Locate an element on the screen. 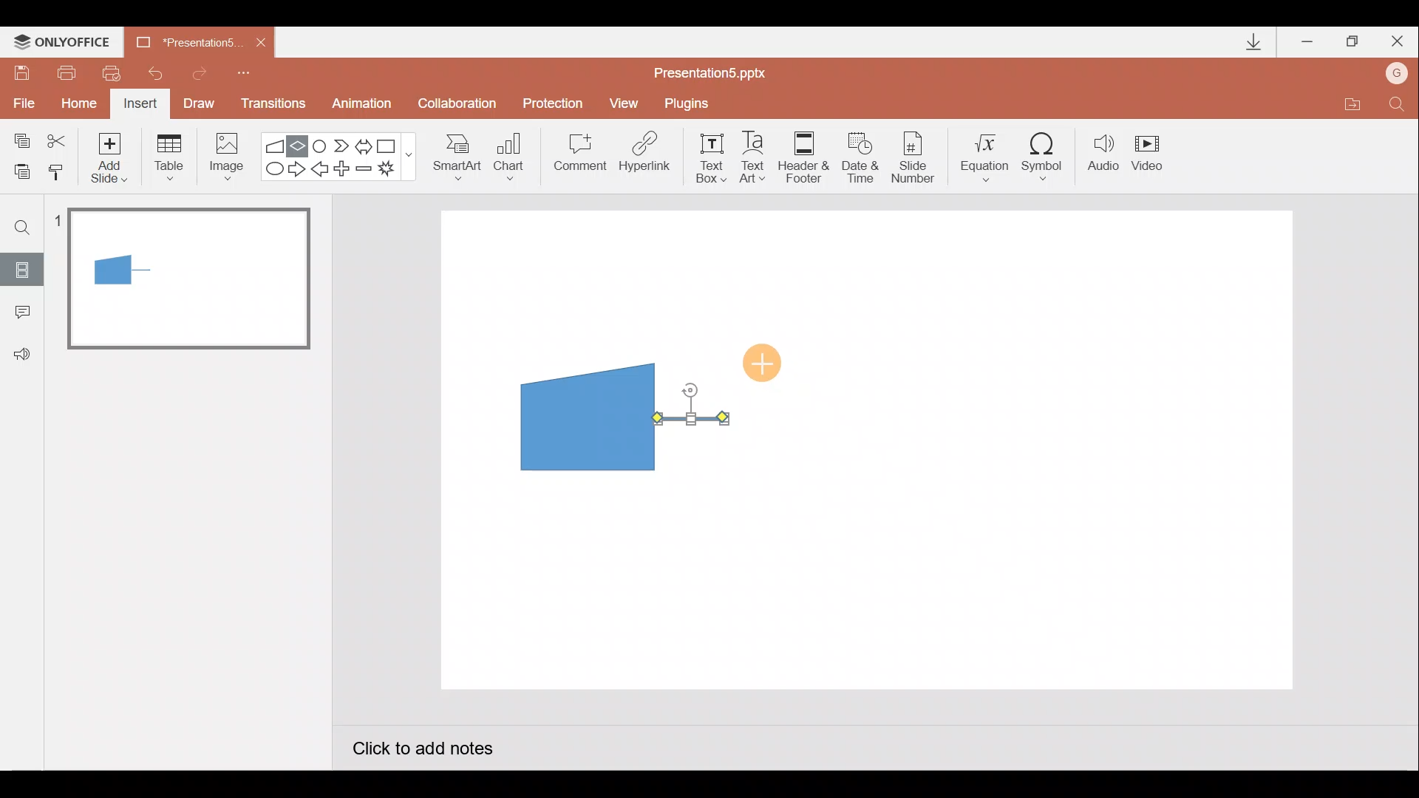  Close is located at coordinates (1398, 44).